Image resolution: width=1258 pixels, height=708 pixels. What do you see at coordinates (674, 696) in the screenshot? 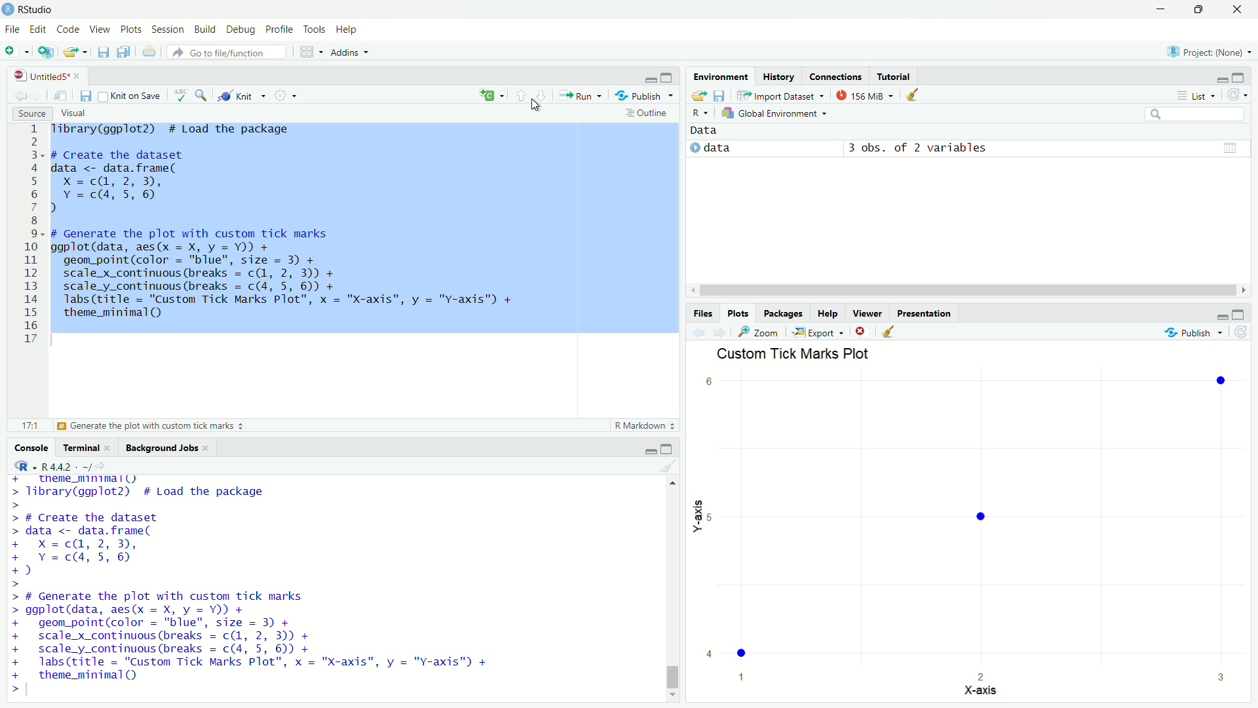
I see `move down` at bounding box center [674, 696].